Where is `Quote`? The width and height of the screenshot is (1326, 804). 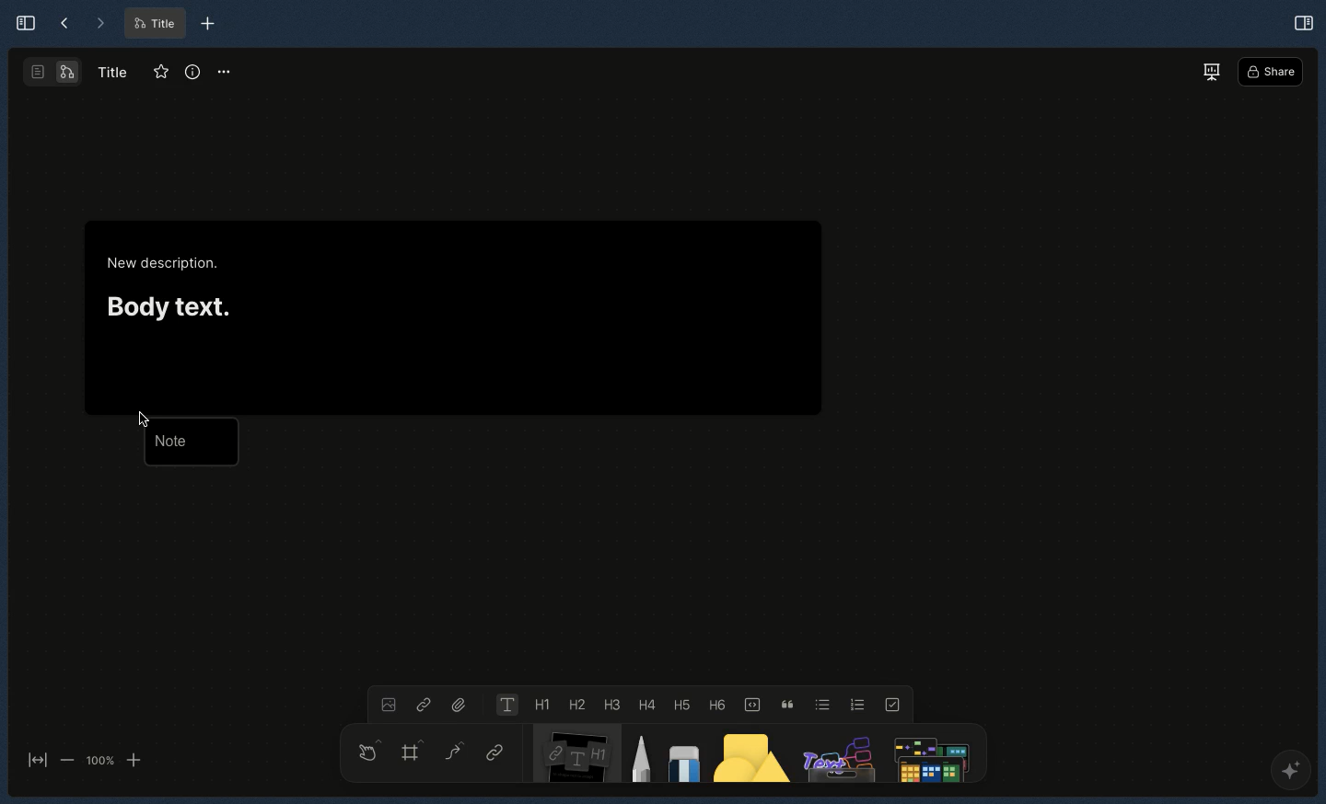 Quote is located at coordinates (785, 703).